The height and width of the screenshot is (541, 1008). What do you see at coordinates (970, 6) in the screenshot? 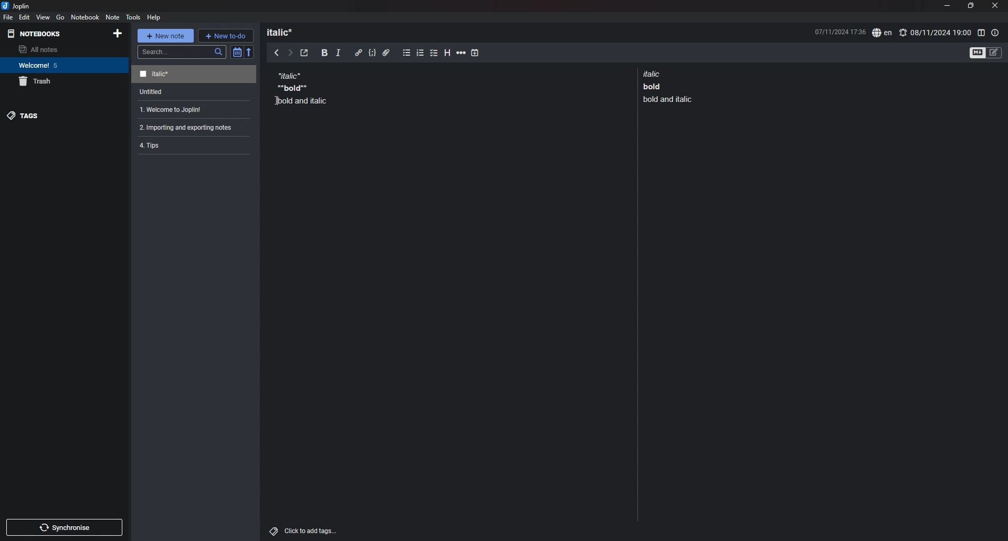
I see `resize` at bounding box center [970, 6].